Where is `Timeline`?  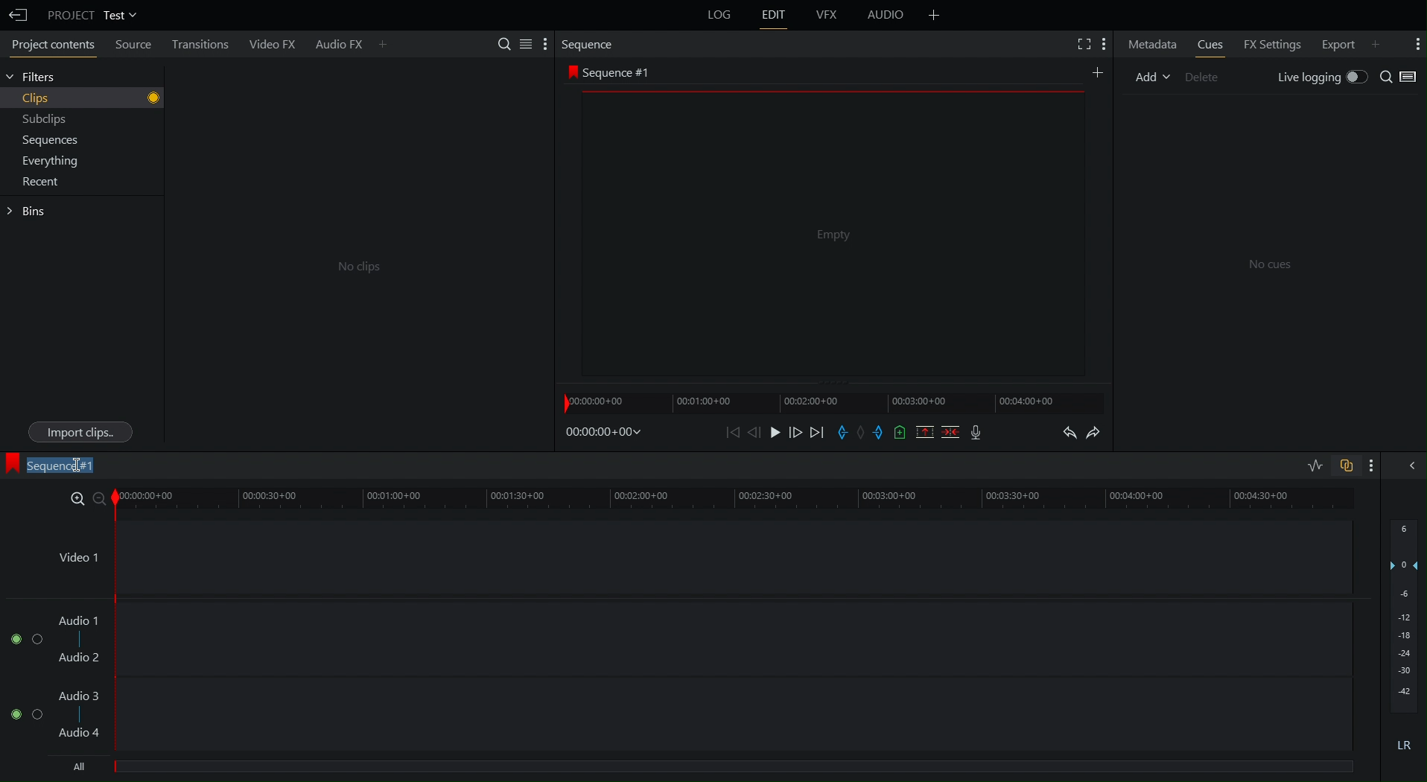
Timeline is located at coordinates (835, 399).